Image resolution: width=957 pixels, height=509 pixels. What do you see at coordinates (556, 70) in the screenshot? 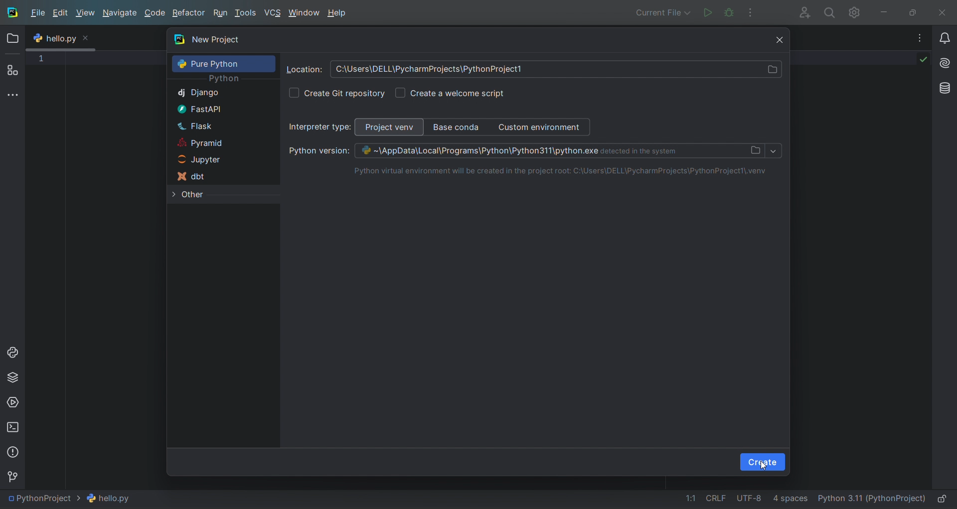
I see `file location` at bounding box center [556, 70].